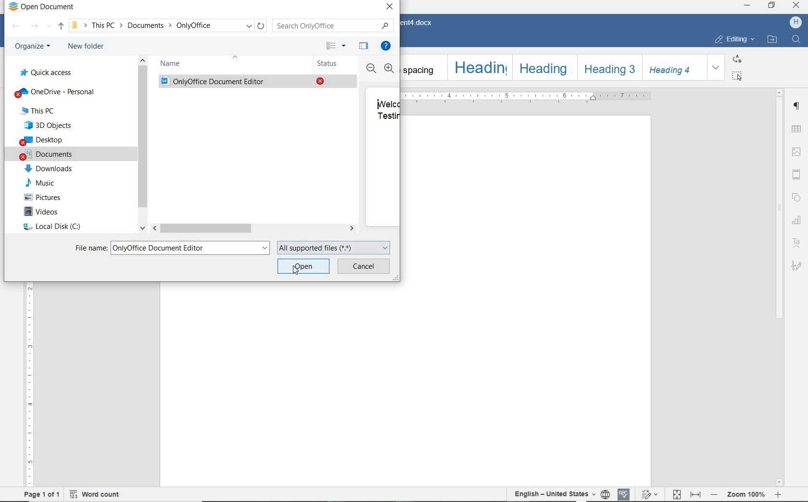 This screenshot has height=502, width=808. Describe the element at coordinates (781, 206) in the screenshot. I see `scrollbar` at that location.